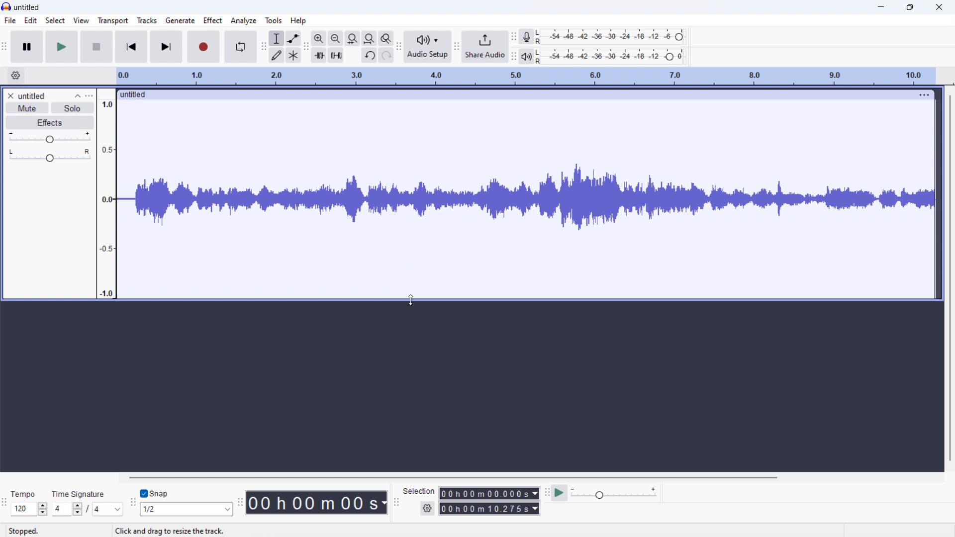 The image size is (955, 537). Describe the element at coordinates (146, 20) in the screenshot. I see `tracks` at that location.